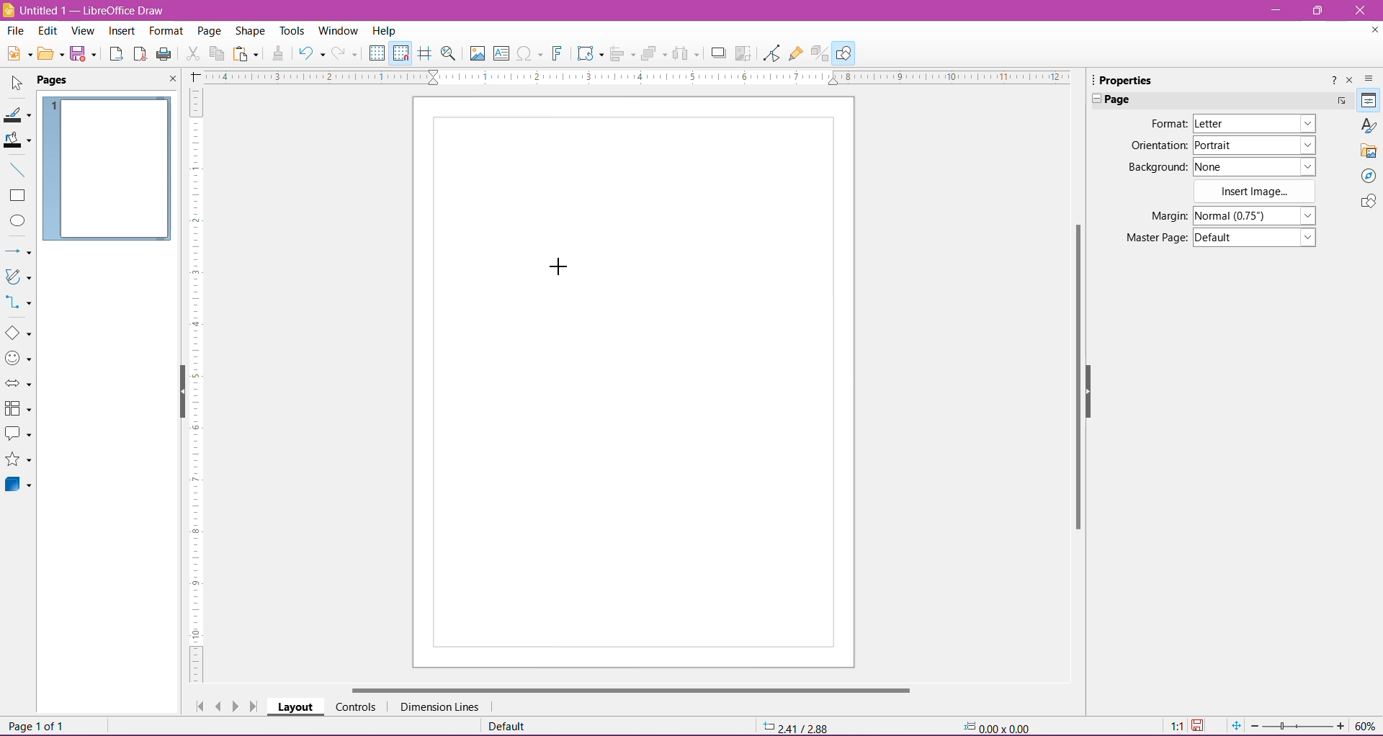 This screenshot has height=736, width=1383. Describe the element at coordinates (771, 53) in the screenshot. I see `Toggle Point Edit Mode` at that location.